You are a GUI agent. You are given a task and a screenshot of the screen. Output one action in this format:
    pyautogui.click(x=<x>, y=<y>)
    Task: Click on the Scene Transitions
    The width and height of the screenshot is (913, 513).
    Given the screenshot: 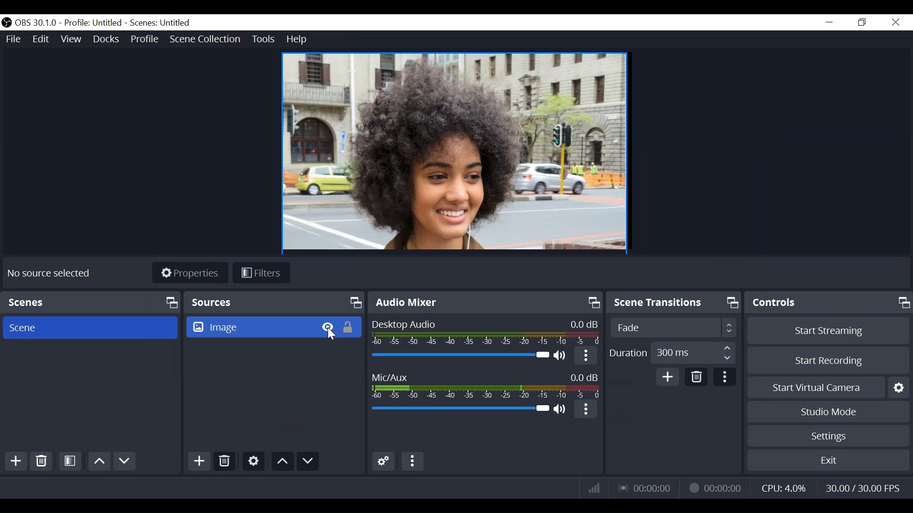 What is the action you would take?
    pyautogui.click(x=673, y=327)
    